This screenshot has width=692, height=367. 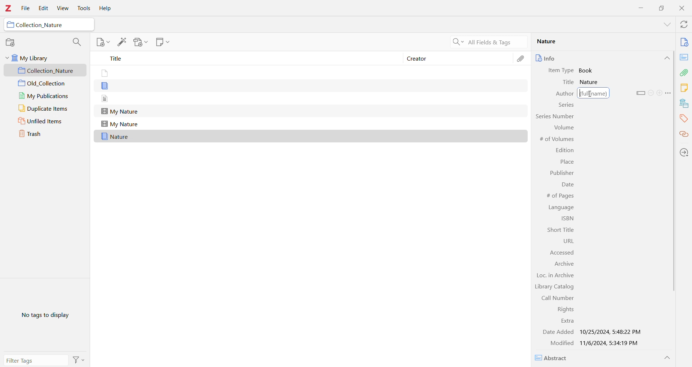 I want to click on My Nature, so click(x=120, y=112).